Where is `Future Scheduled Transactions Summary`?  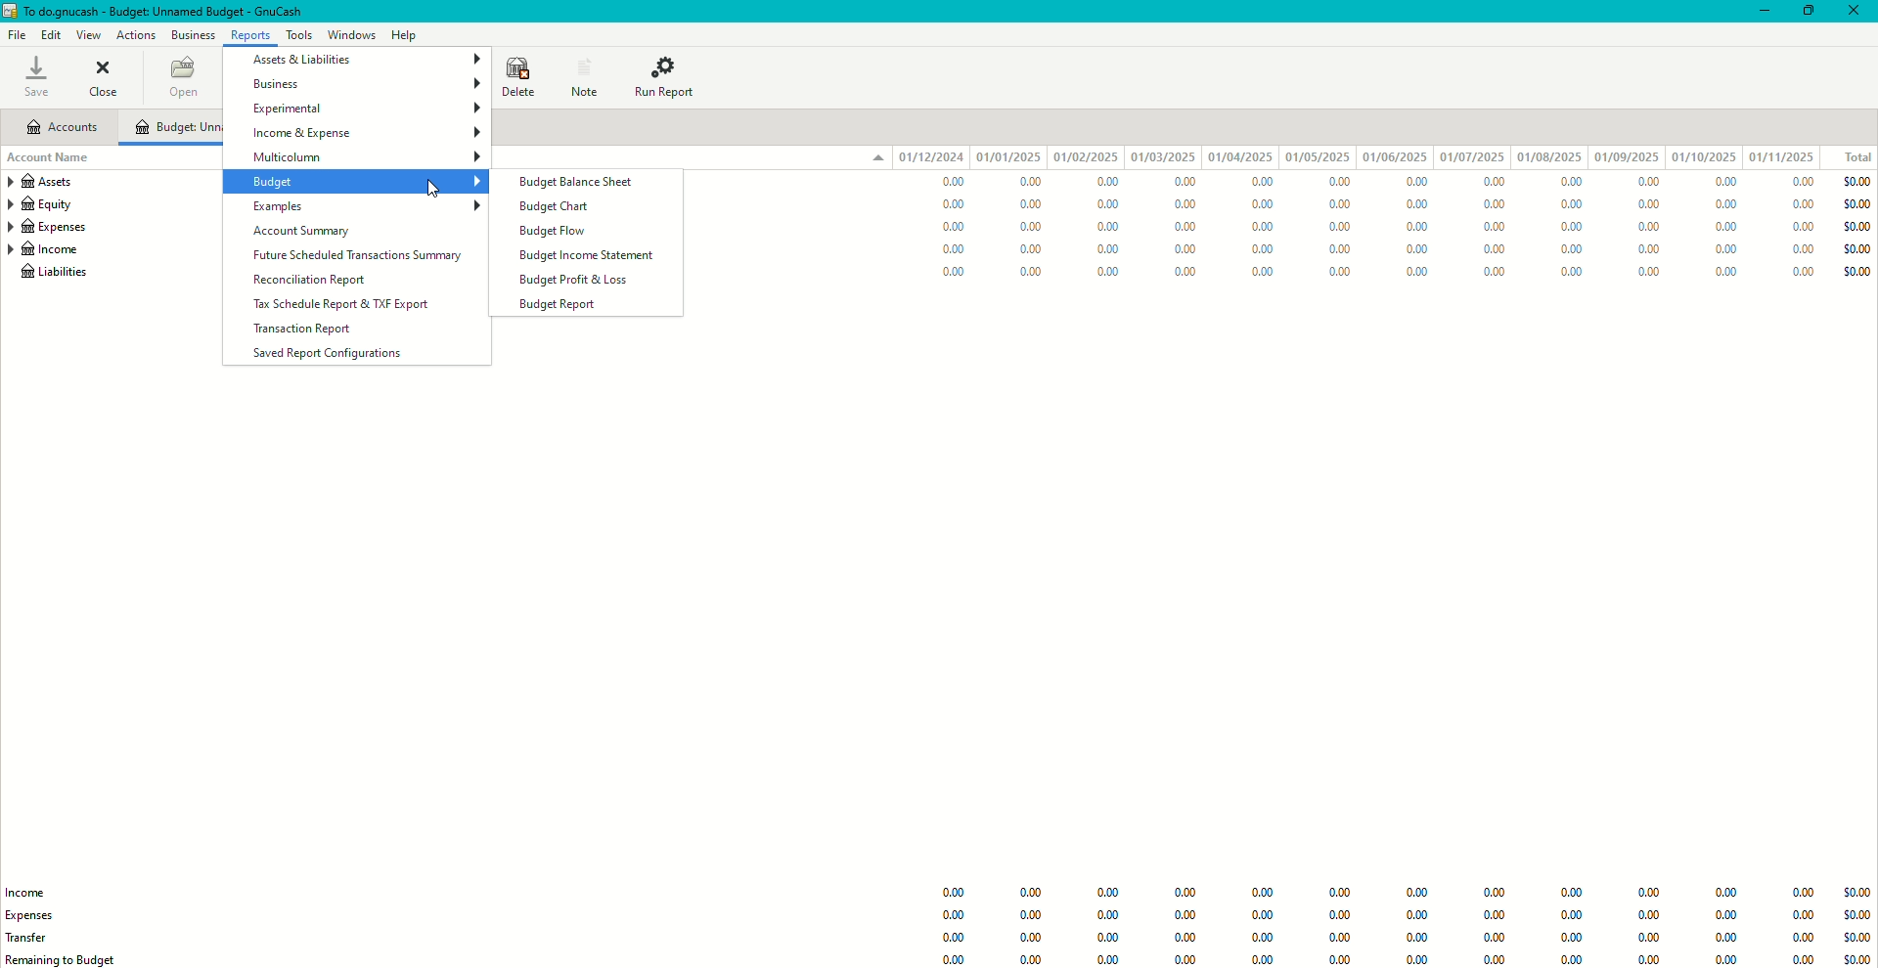
Future Scheduled Transactions Summary is located at coordinates (364, 255).